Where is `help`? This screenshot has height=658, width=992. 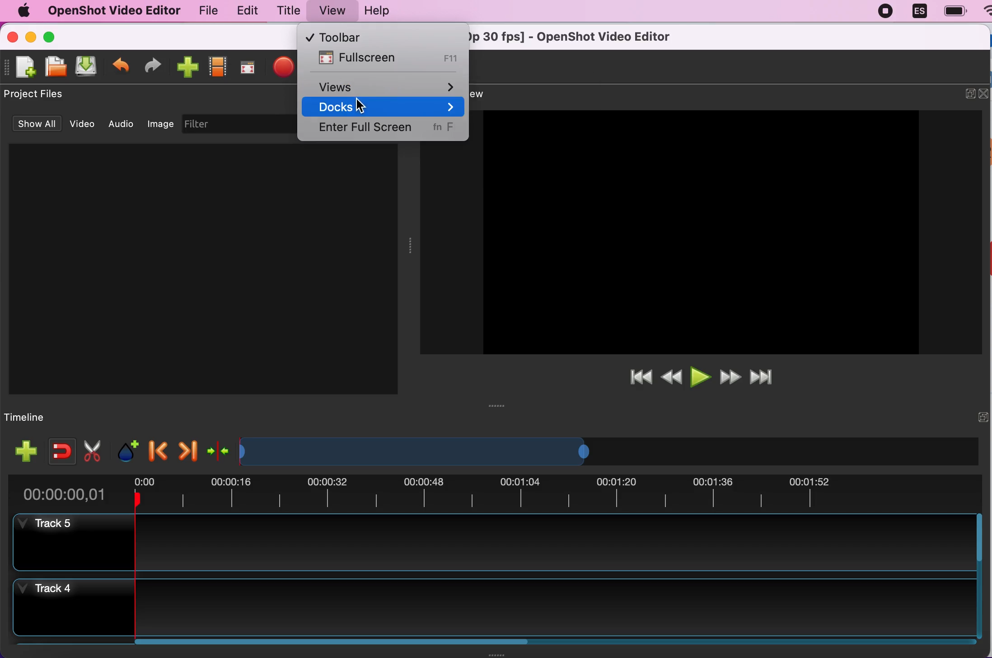 help is located at coordinates (383, 13).